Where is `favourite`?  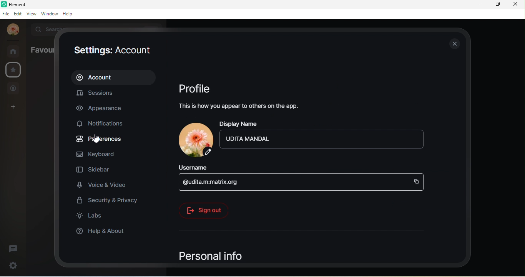 favourite is located at coordinates (14, 70).